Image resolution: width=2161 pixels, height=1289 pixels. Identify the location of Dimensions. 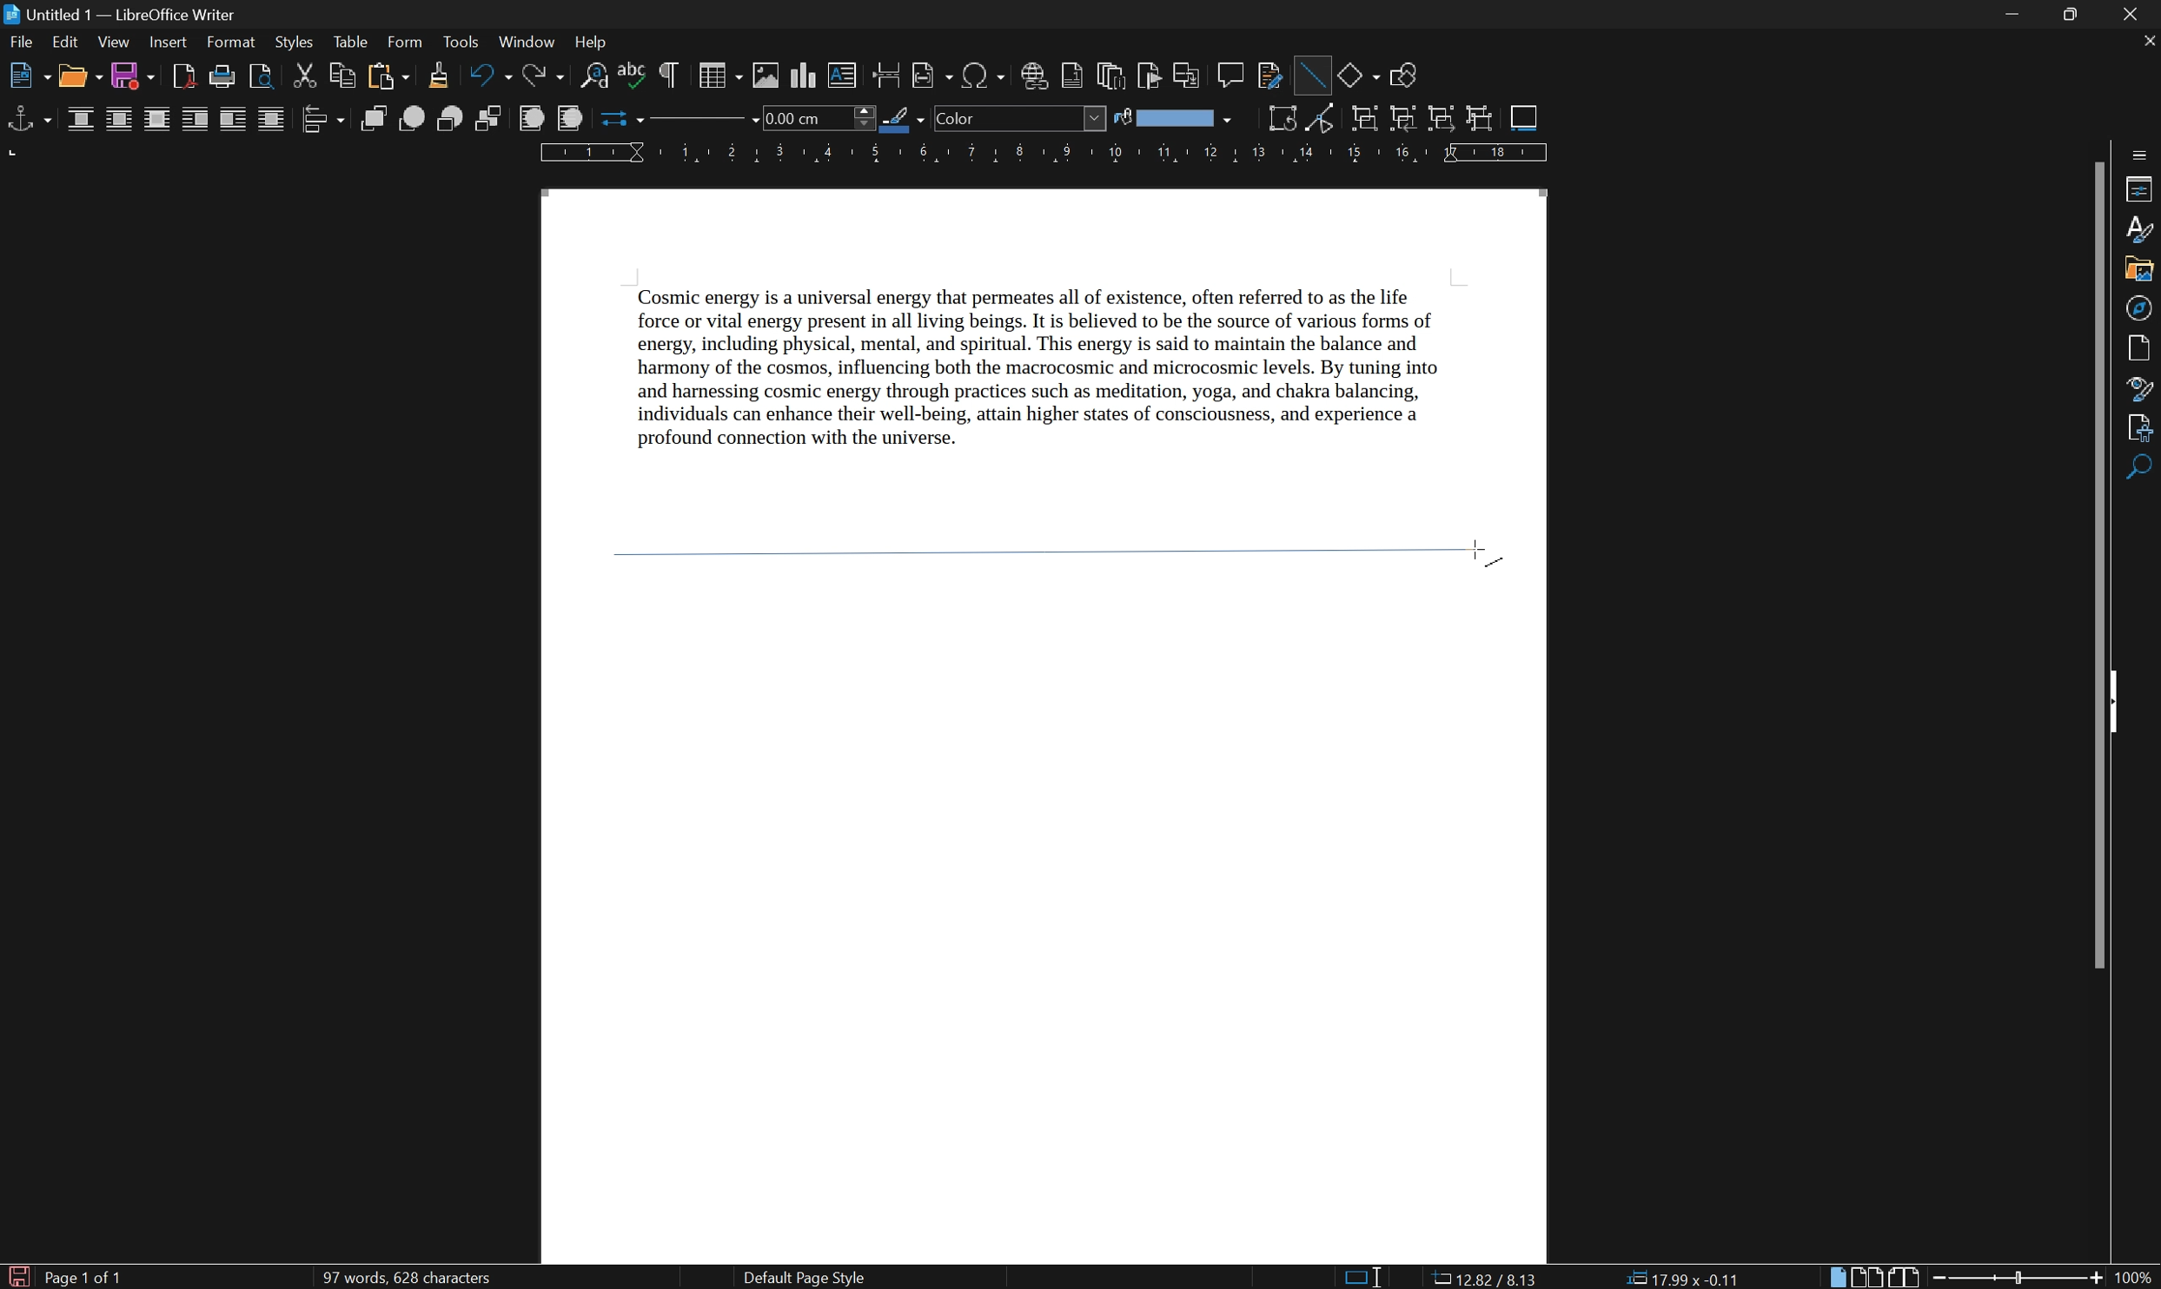
(1483, 1276).